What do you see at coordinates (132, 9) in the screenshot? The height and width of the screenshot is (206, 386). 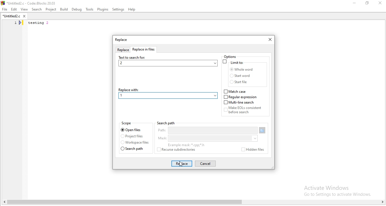 I see `Help` at bounding box center [132, 9].